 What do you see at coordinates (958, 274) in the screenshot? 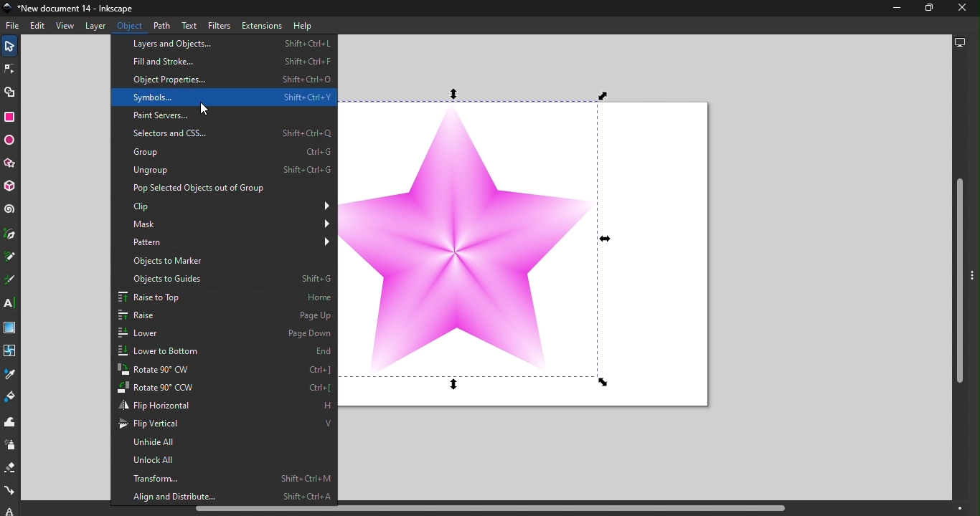
I see `Vertical scroll bar` at bounding box center [958, 274].